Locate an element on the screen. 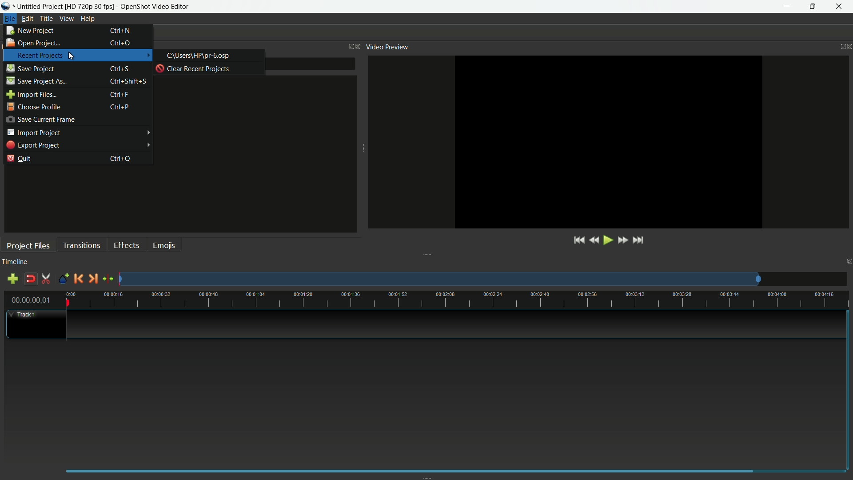 This screenshot has height=480, width=853. close app is located at coordinates (840, 7).